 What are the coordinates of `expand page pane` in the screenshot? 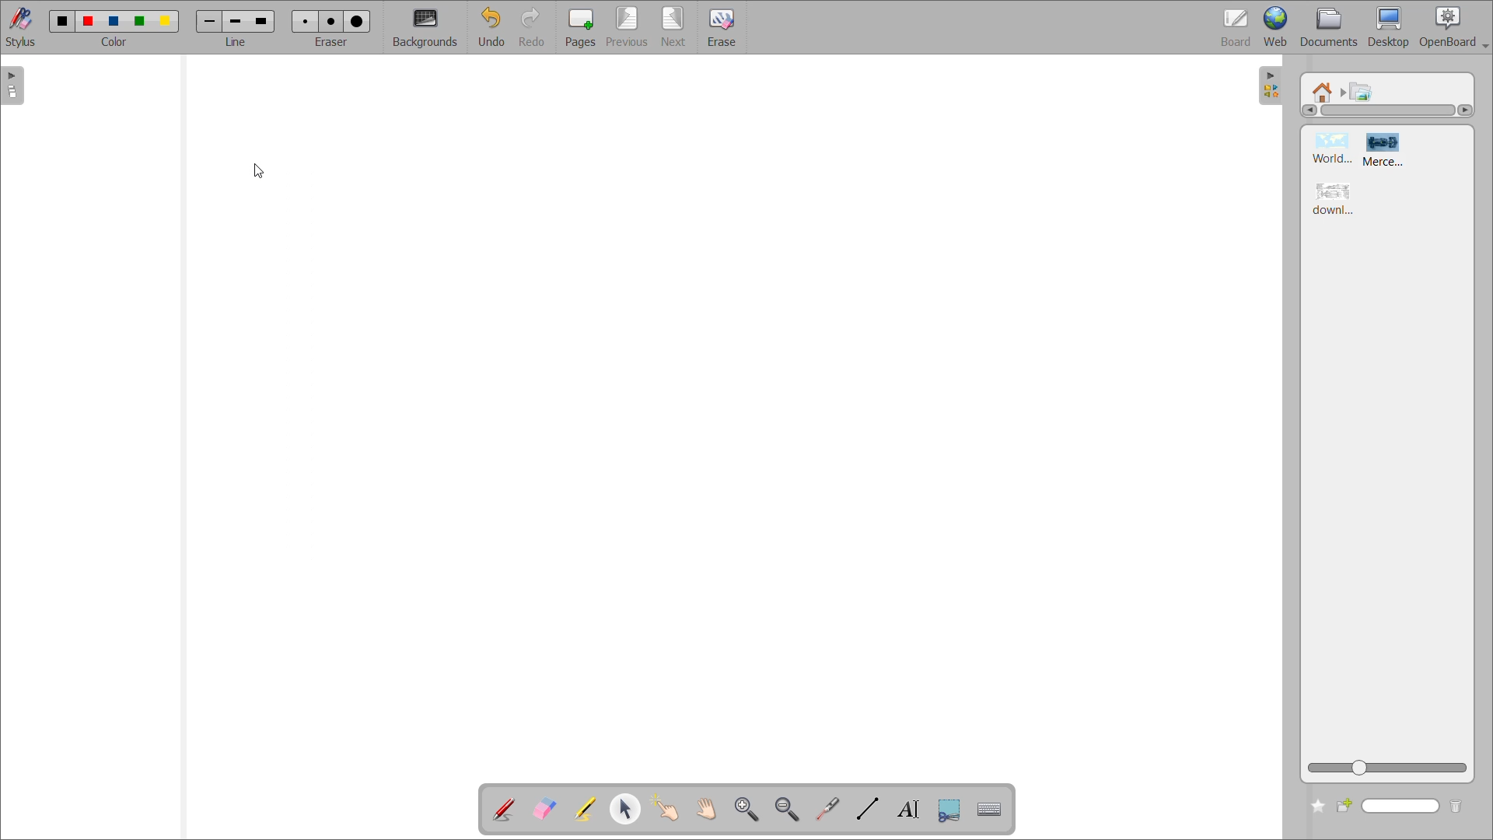 It's located at (13, 88).